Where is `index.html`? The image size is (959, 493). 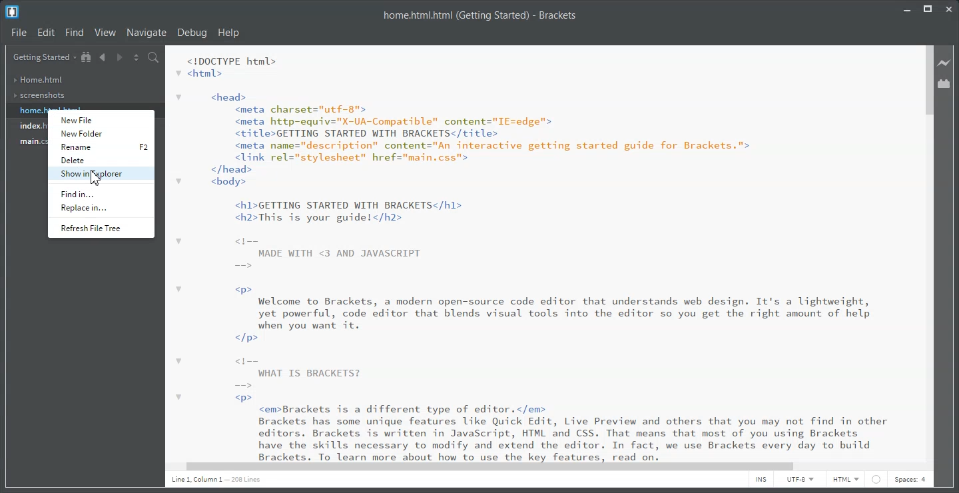 index.html is located at coordinates (30, 127).